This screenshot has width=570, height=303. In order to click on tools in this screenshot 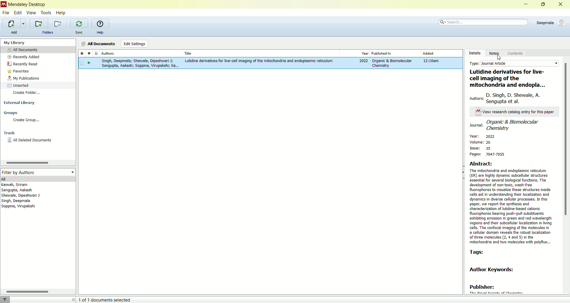, I will do `click(46, 12)`.